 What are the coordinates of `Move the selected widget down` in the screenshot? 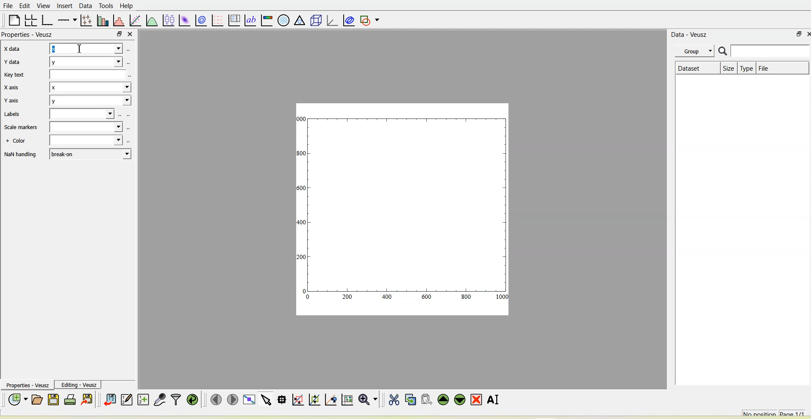 It's located at (459, 400).